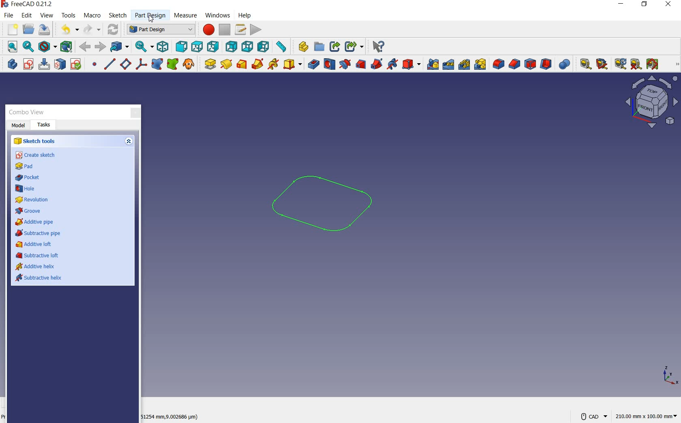  Describe the element at coordinates (645, 5) in the screenshot. I see `restore down` at that location.